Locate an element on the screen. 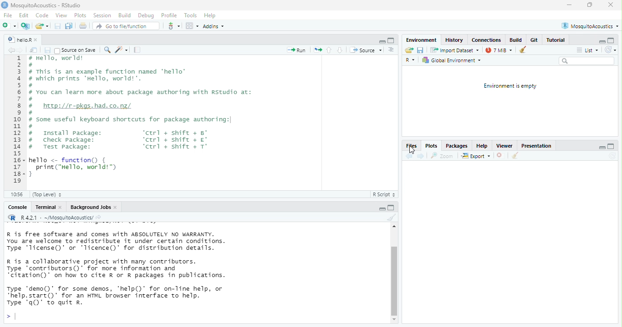 This screenshot has width=622, height=327.  History is located at coordinates (456, 40).